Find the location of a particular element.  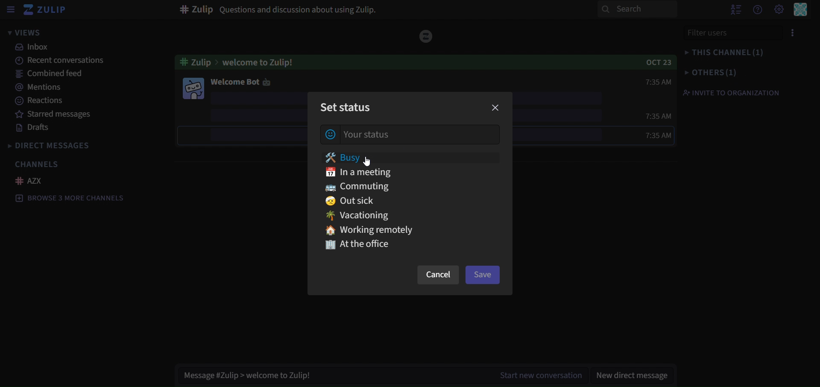

welcome to Zulip is located at coordinates (244, 61).